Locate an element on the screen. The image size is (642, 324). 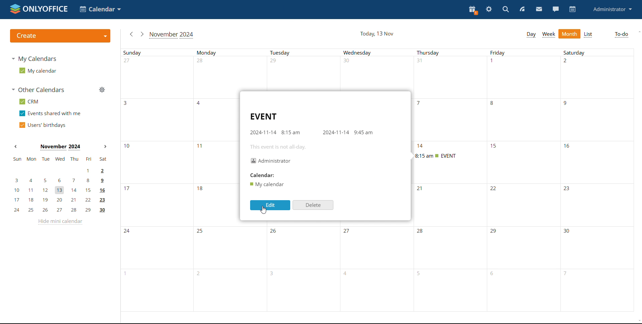
next month is located at coordinates (142, 34).